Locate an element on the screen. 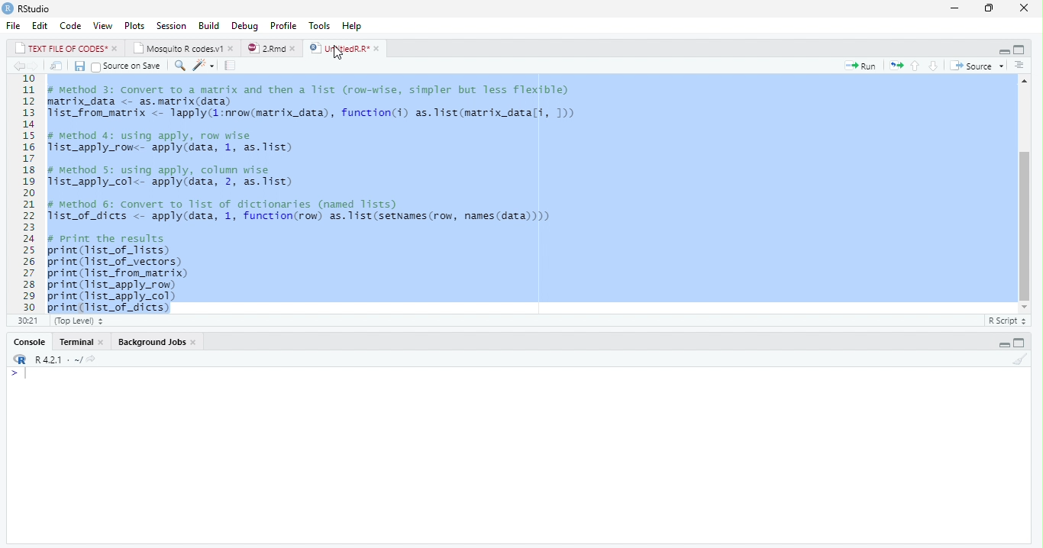 This screenshot has width=1043, height=548. Maximize is located at coordinates (990, 8).